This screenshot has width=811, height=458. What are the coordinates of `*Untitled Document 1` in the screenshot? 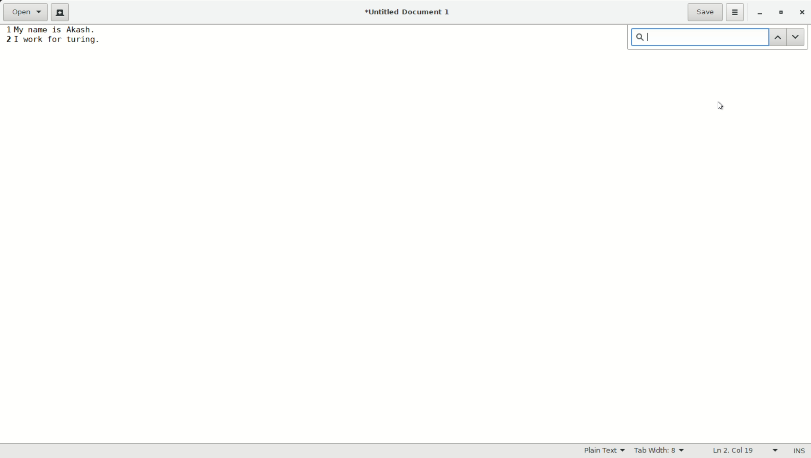 It's located at (409, 13).